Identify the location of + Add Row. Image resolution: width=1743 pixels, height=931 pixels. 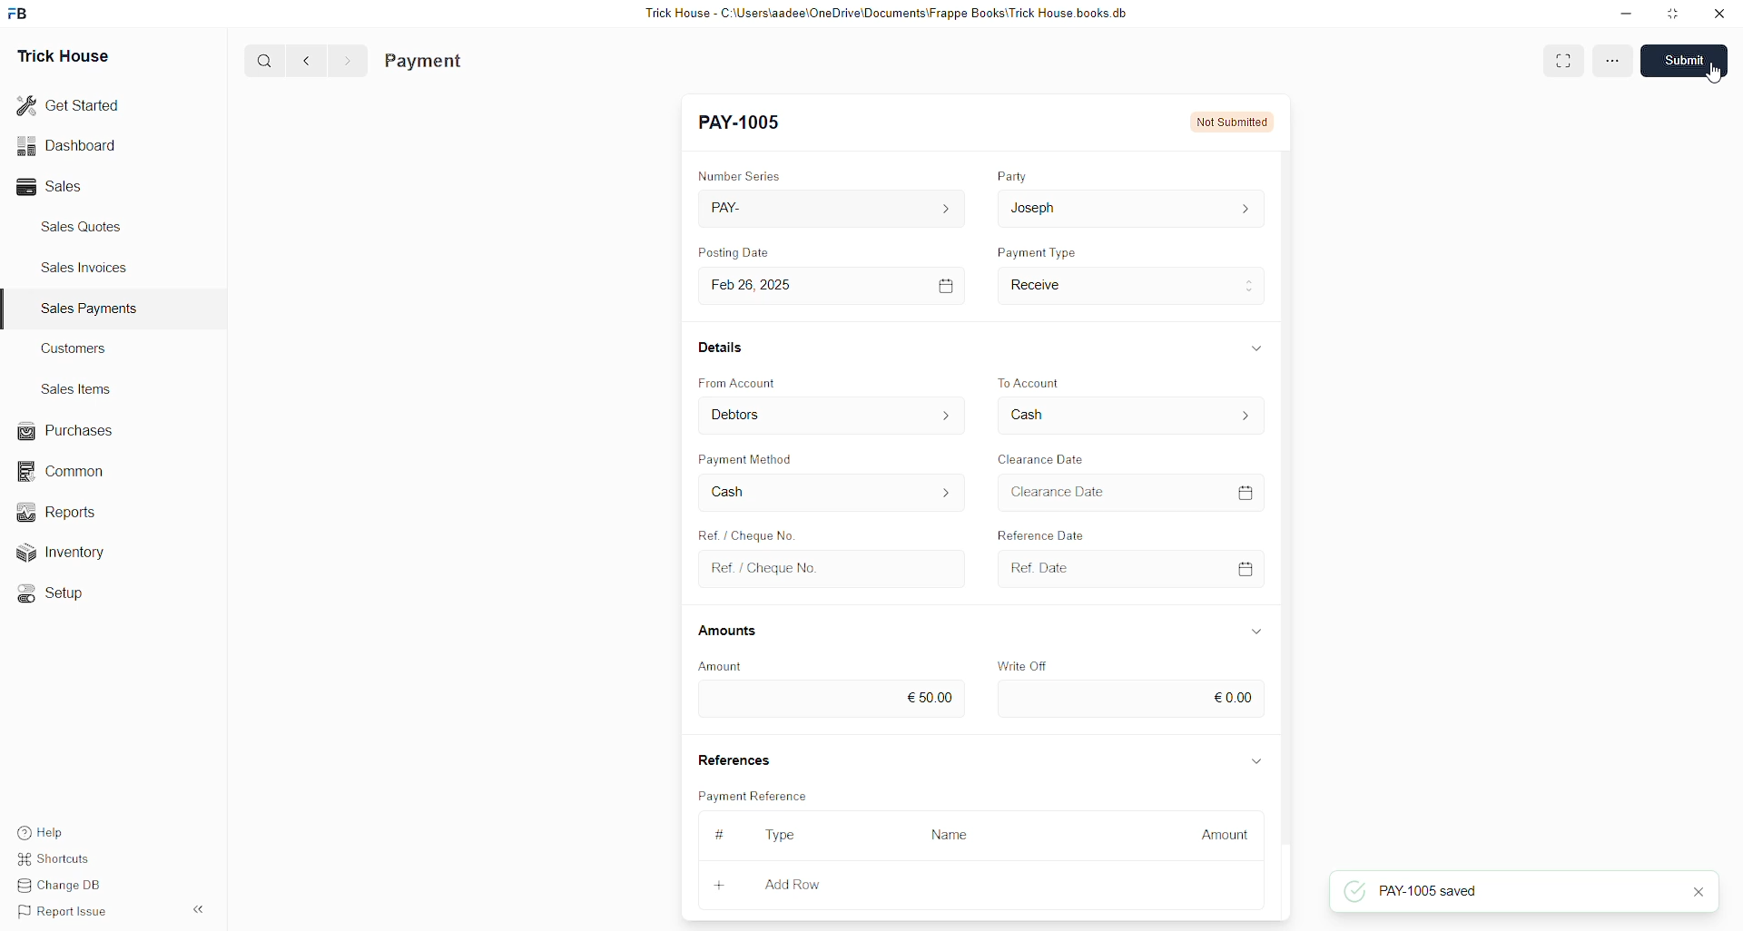
(805, 887).